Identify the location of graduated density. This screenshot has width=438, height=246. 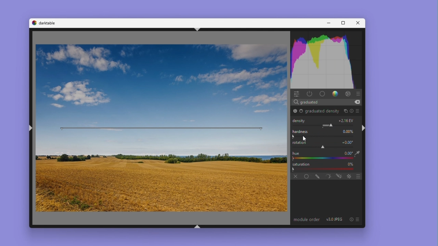
(295, 111).